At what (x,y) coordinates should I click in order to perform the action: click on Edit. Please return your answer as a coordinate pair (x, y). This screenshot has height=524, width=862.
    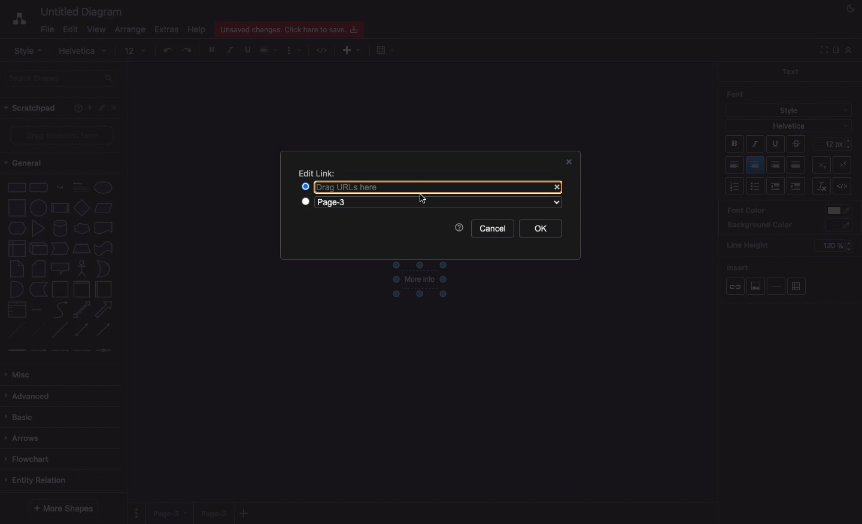
    Looking at the image, I should click on (70, 30).